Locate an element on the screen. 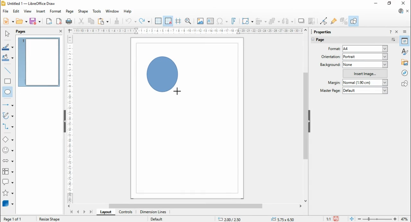 This screenshot has width=411, height=222. curves and polygons is located at coordinates (8, 116).